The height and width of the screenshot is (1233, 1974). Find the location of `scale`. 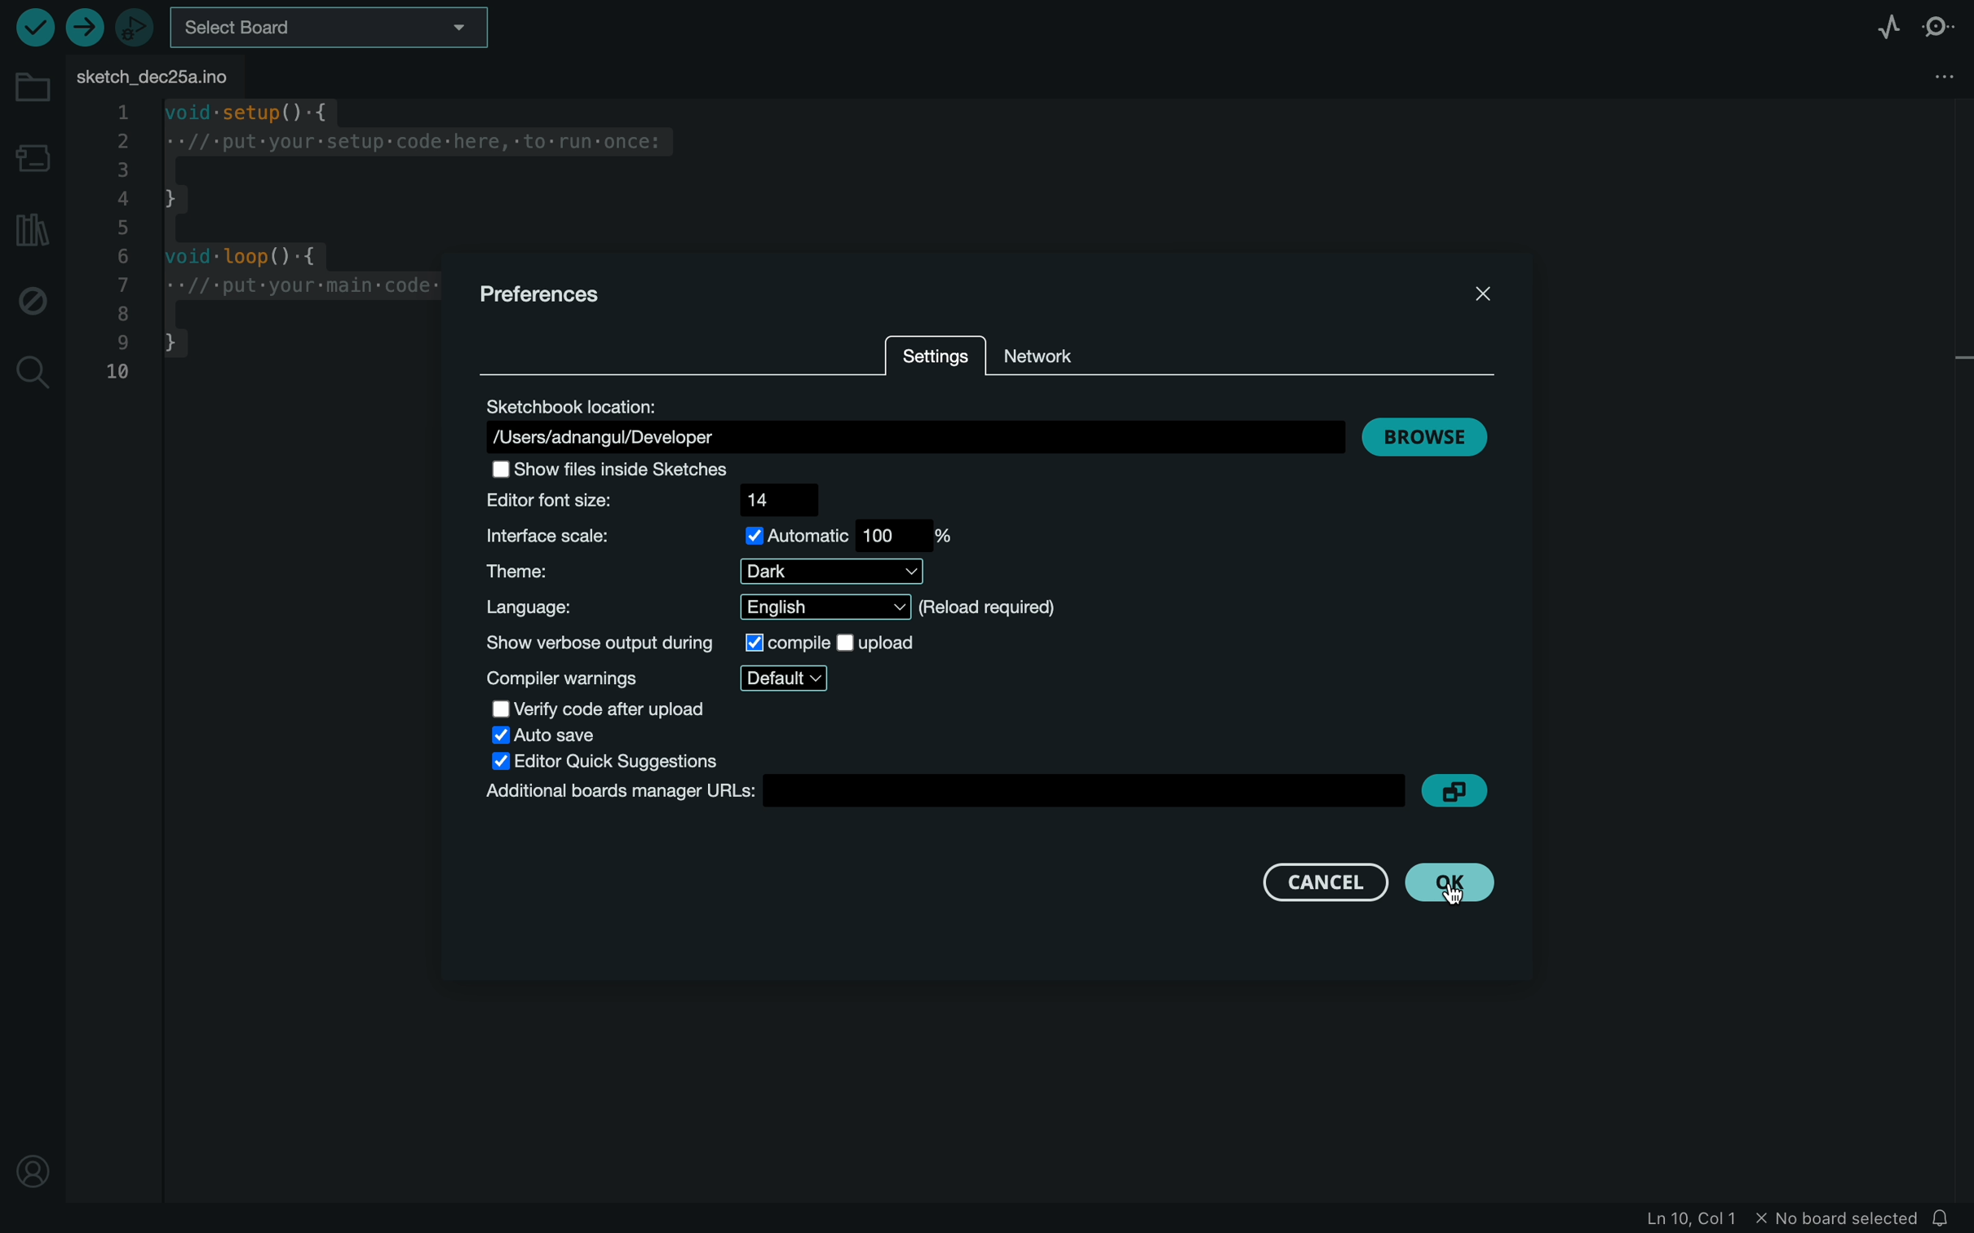

scale is located at coordinates (734, 533).